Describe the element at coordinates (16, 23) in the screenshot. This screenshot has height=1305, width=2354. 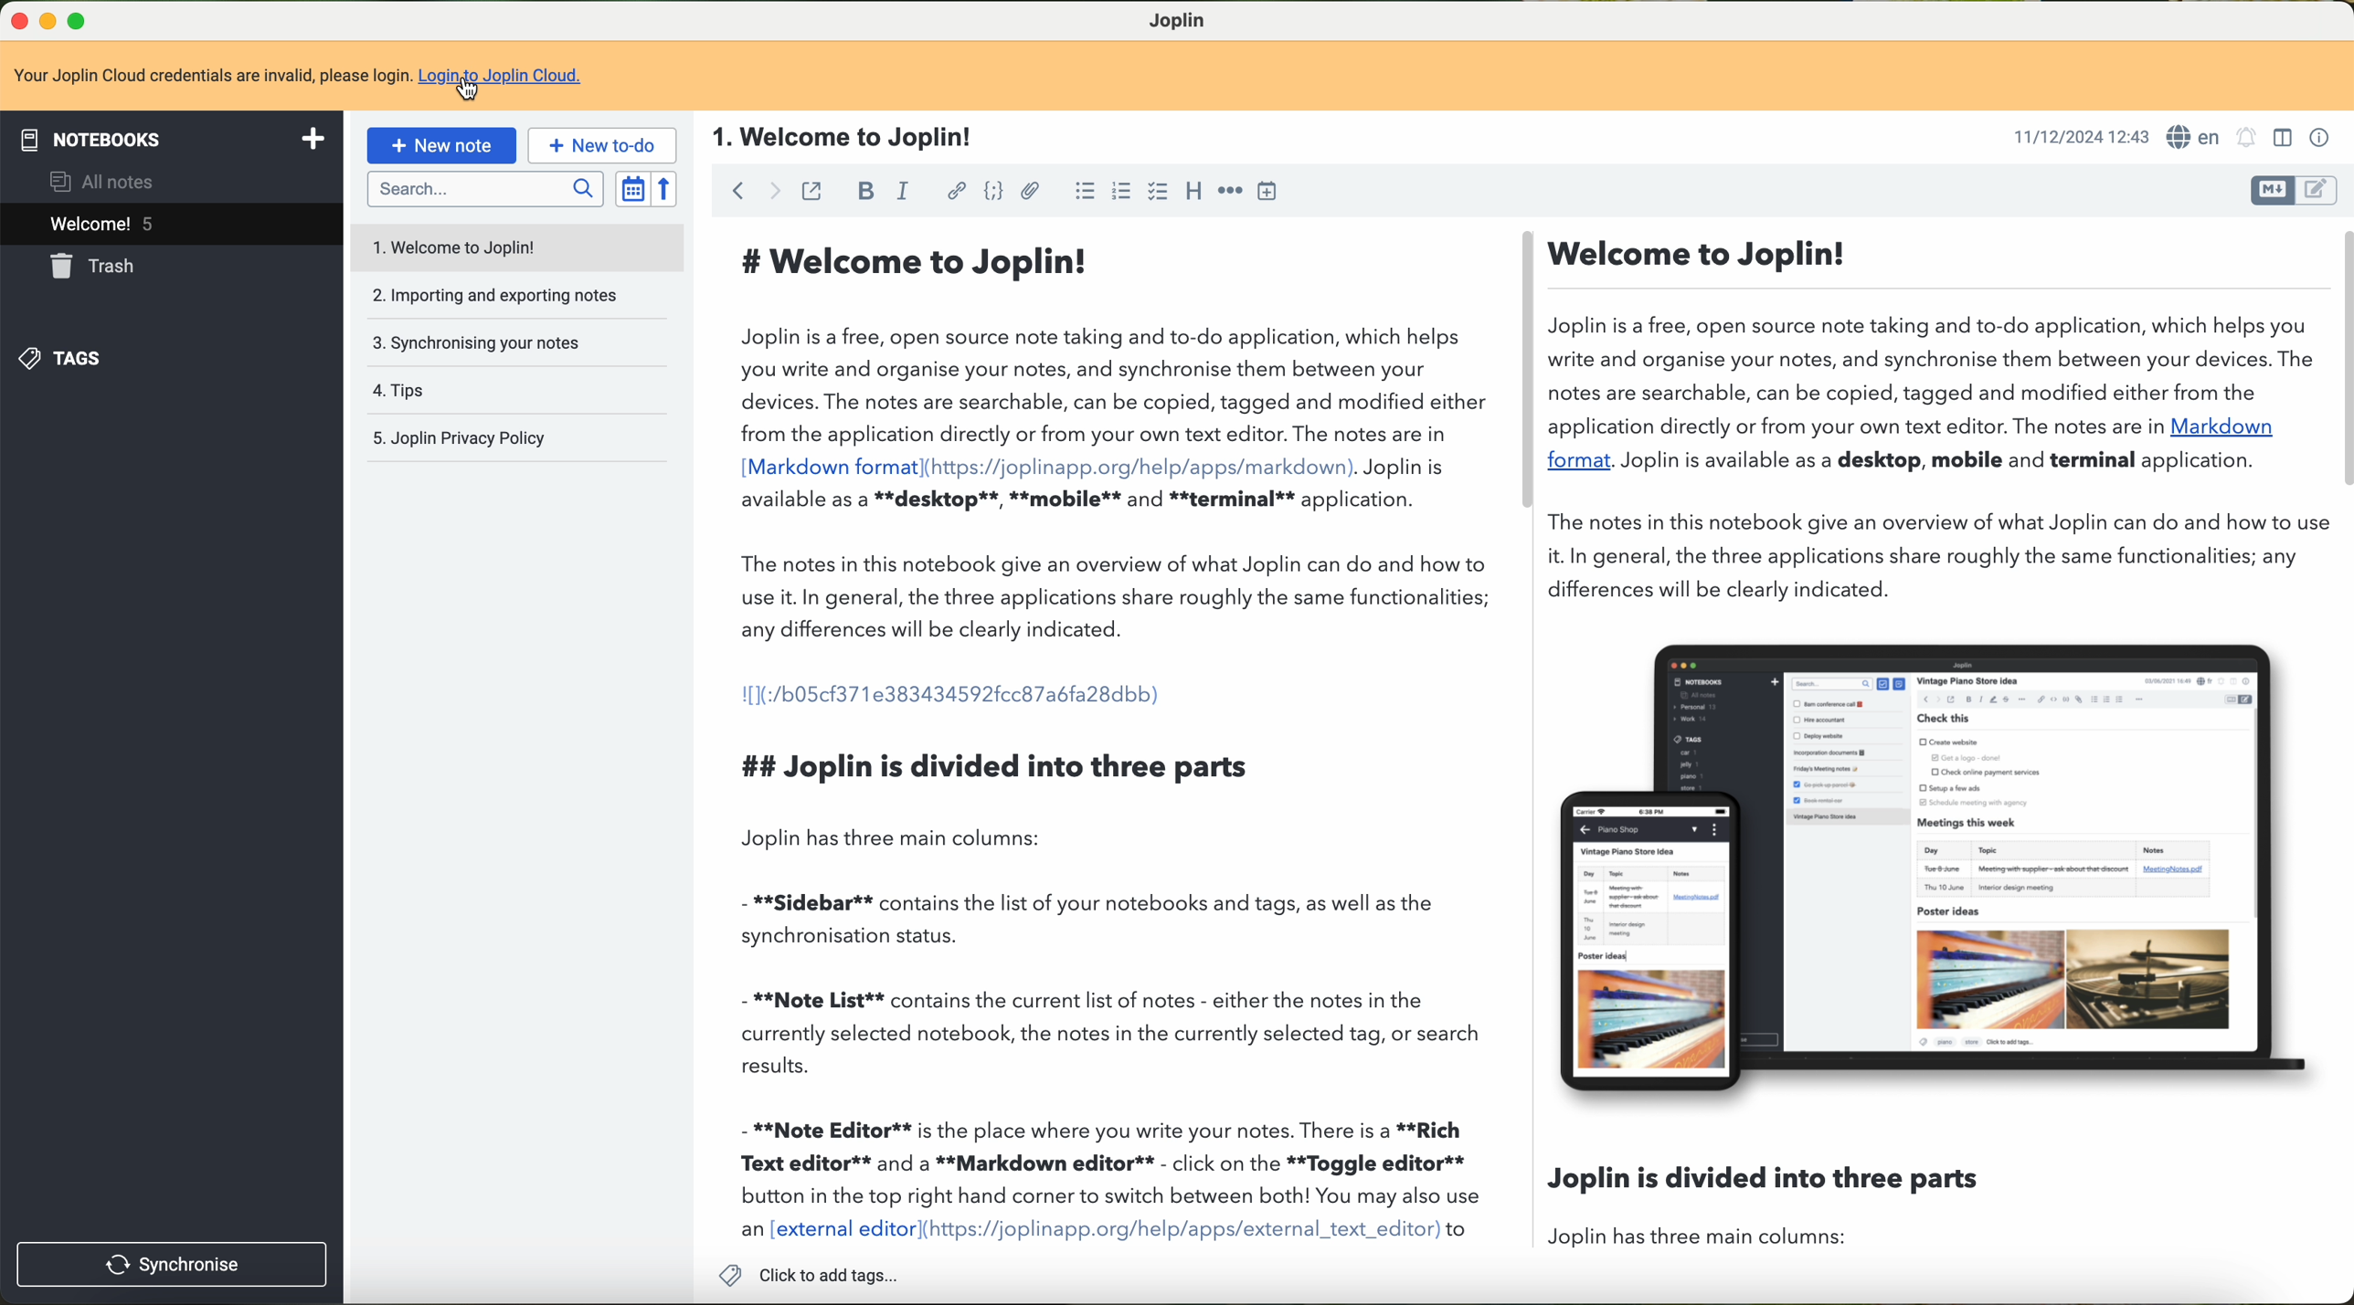
I see `close program` at that location.